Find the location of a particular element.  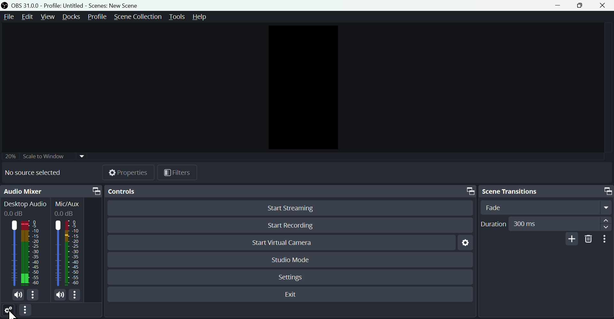

Maximise is located at coordinates (583, 5).